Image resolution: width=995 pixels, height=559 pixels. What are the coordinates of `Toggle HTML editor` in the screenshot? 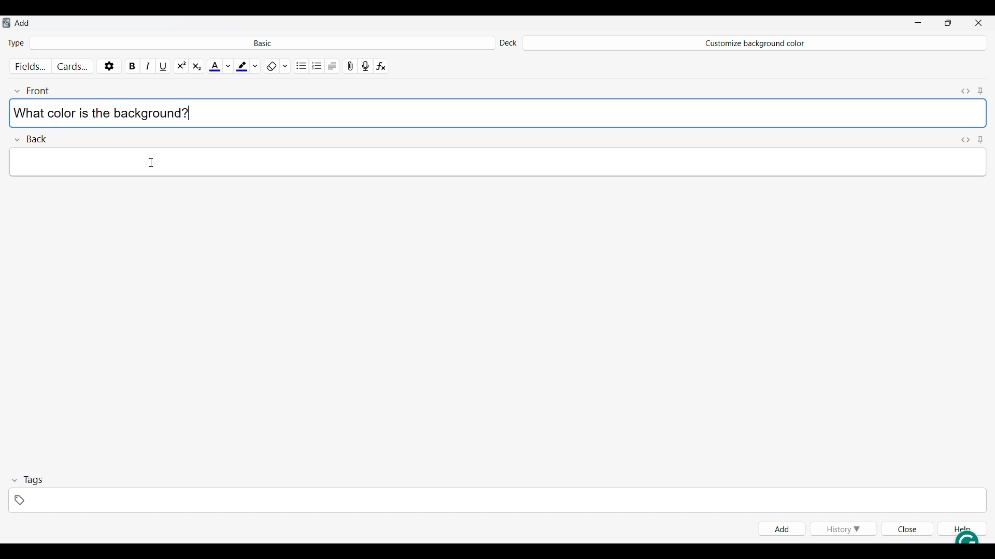 It's located at (966, 139).